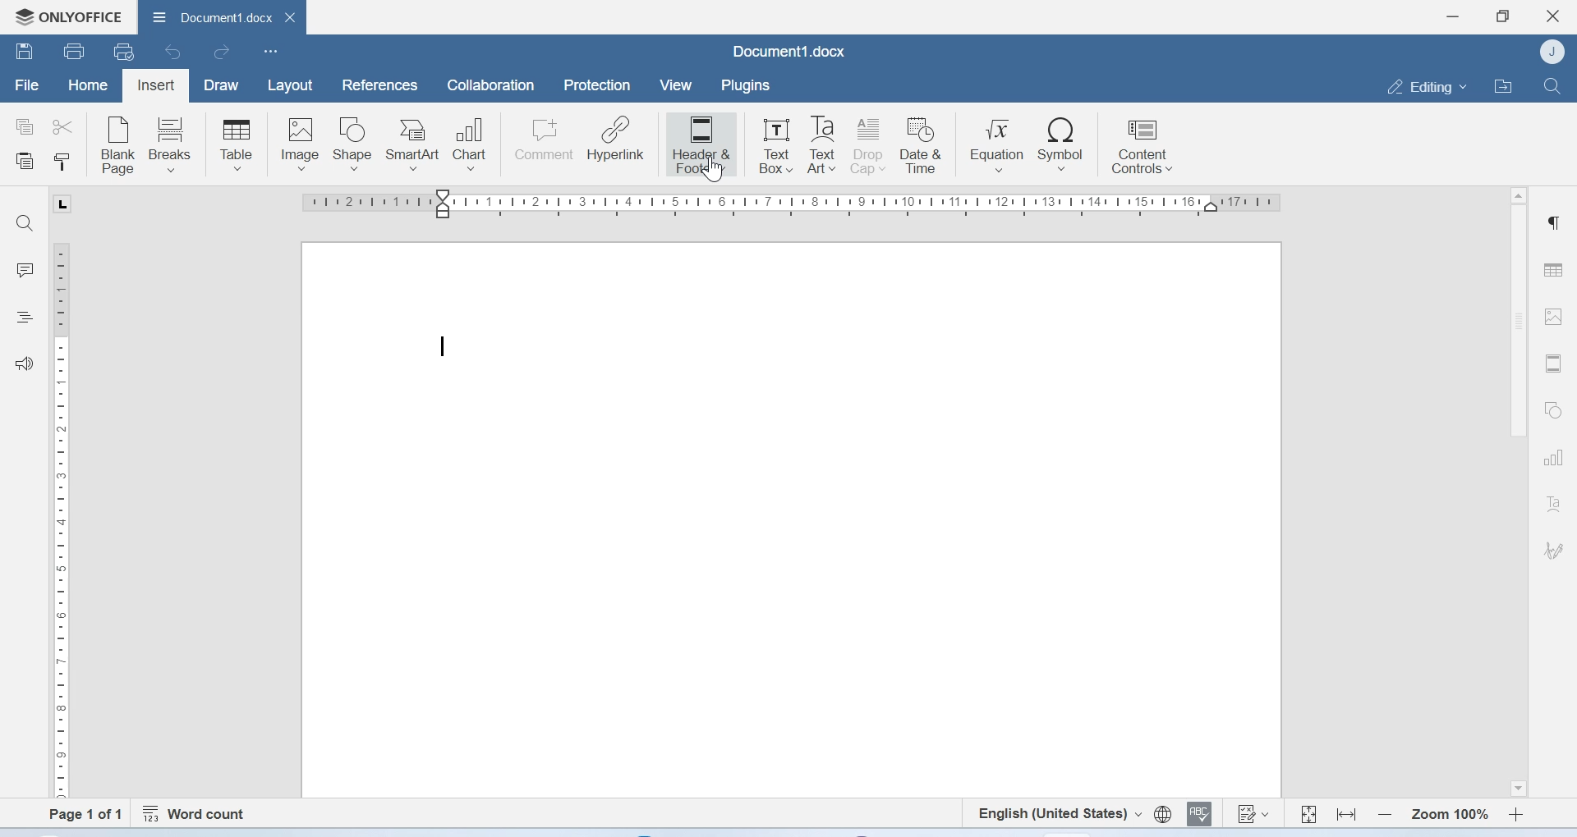 This screenshot has width=1577, height=837. I want to click on Table, so click(1556, 265).